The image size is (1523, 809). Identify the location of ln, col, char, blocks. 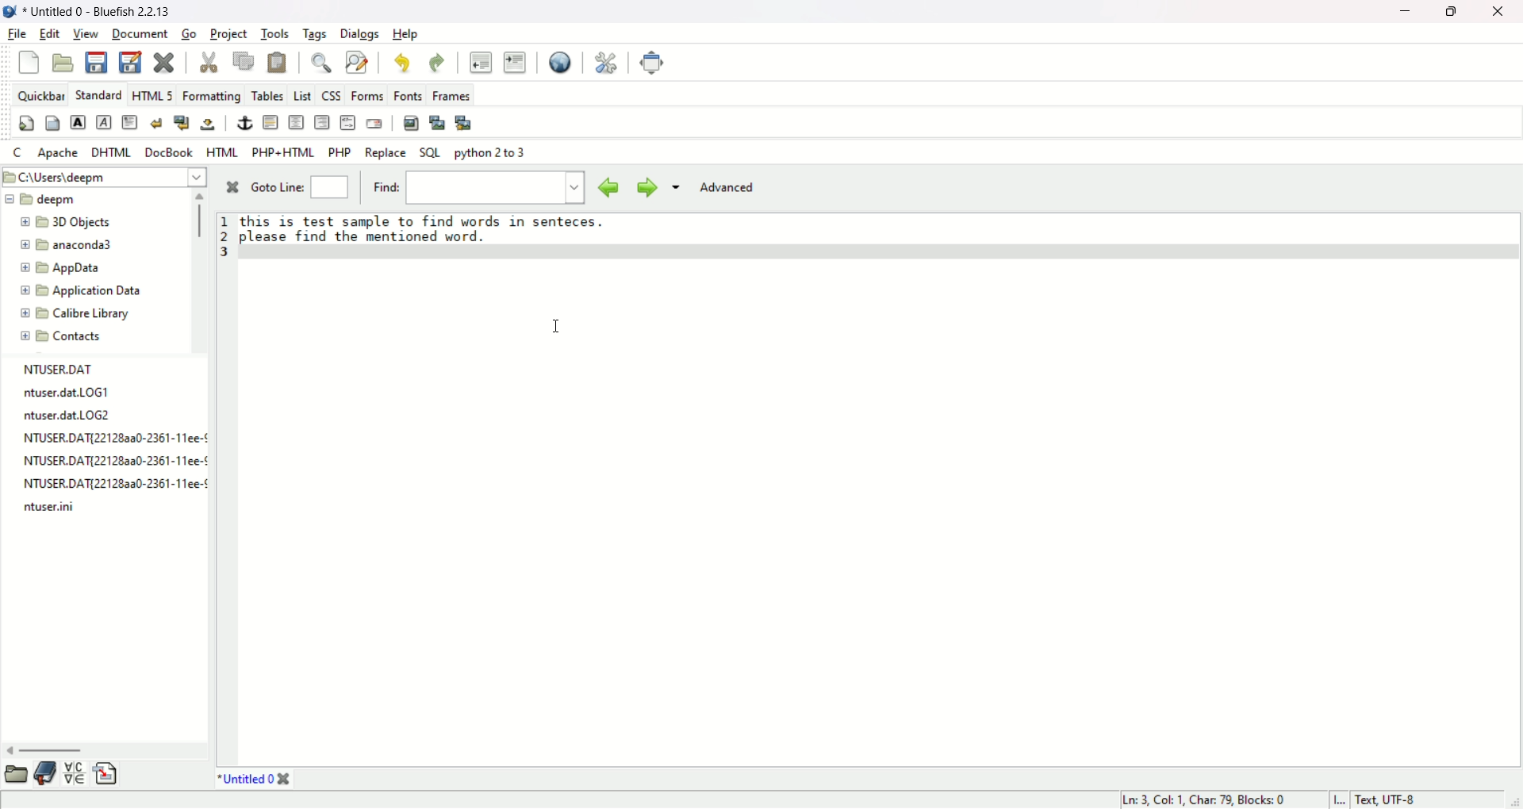
(1201, 801).